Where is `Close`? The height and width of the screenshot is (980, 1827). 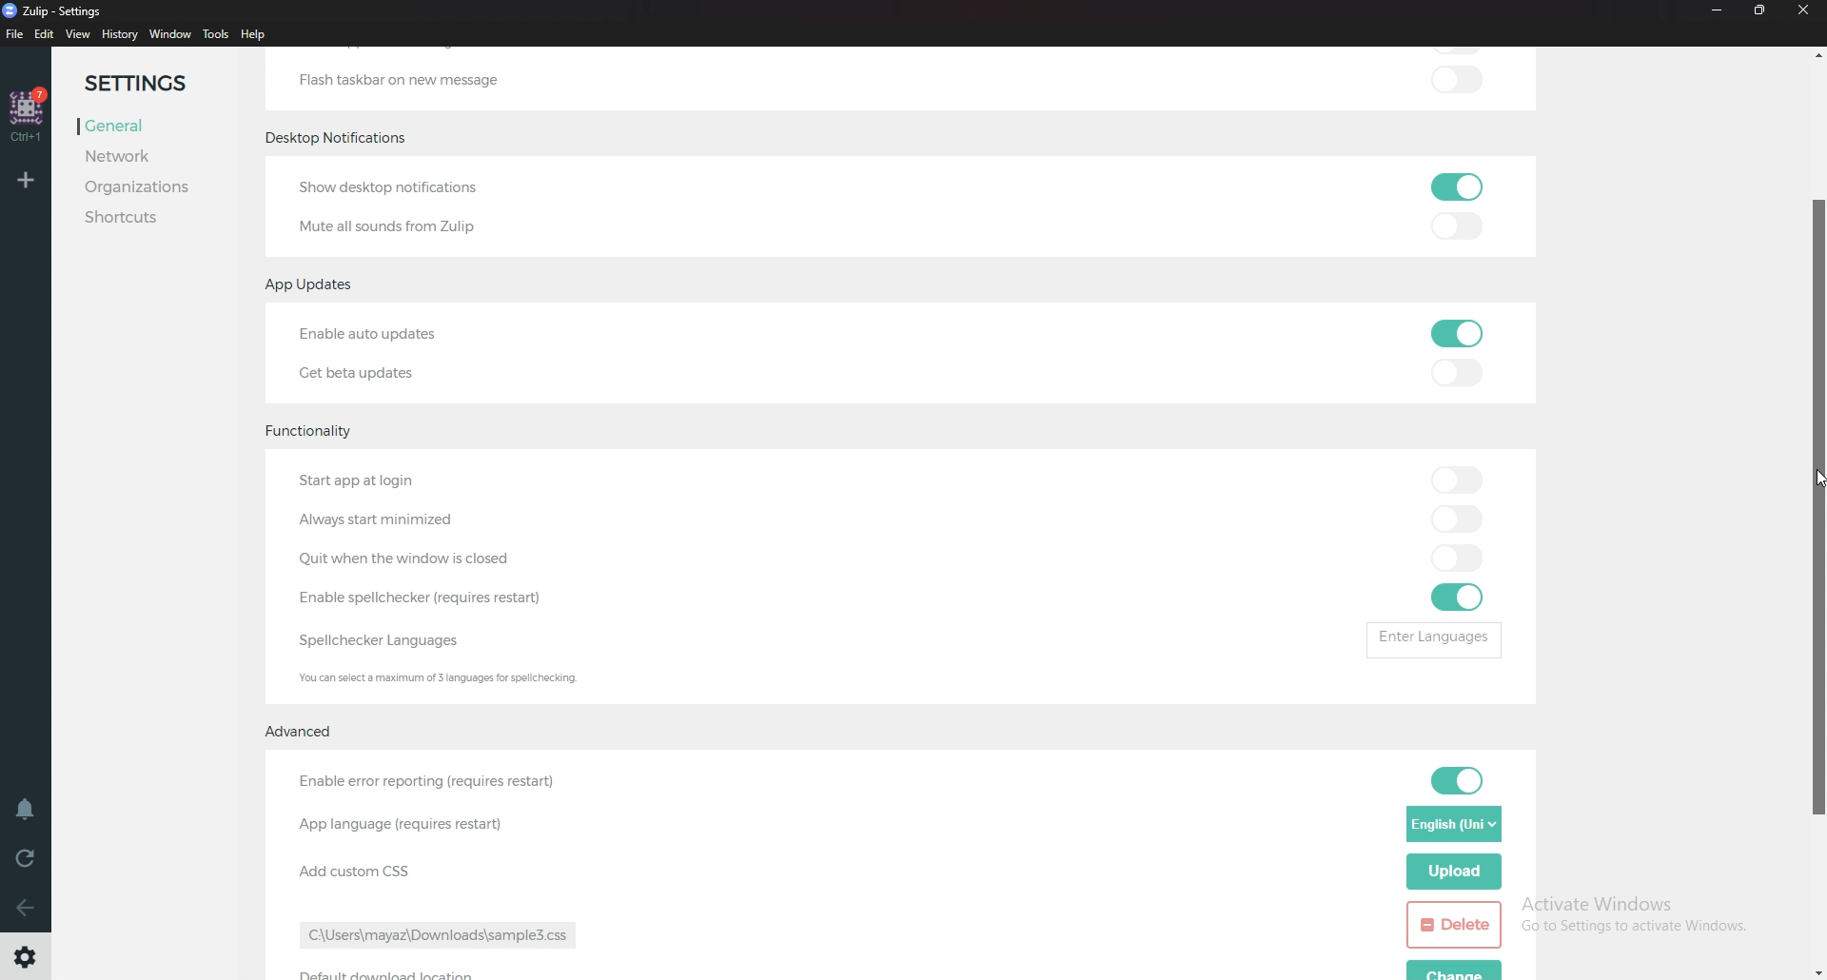
Close is located at coordinates (1804, 10).